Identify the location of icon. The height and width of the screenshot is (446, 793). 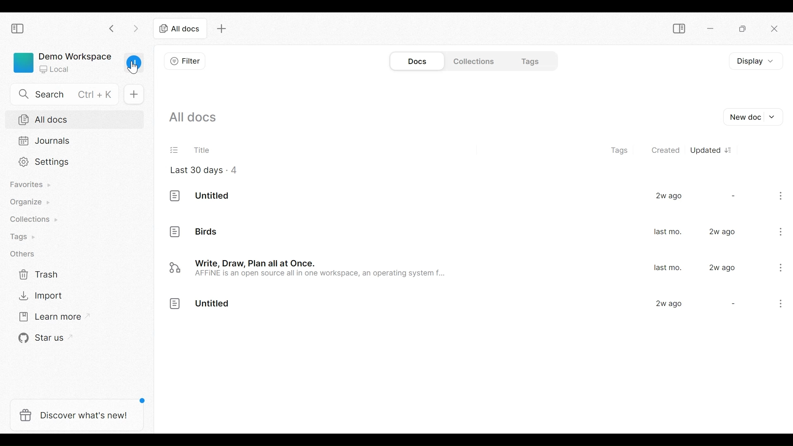
(176, 231).